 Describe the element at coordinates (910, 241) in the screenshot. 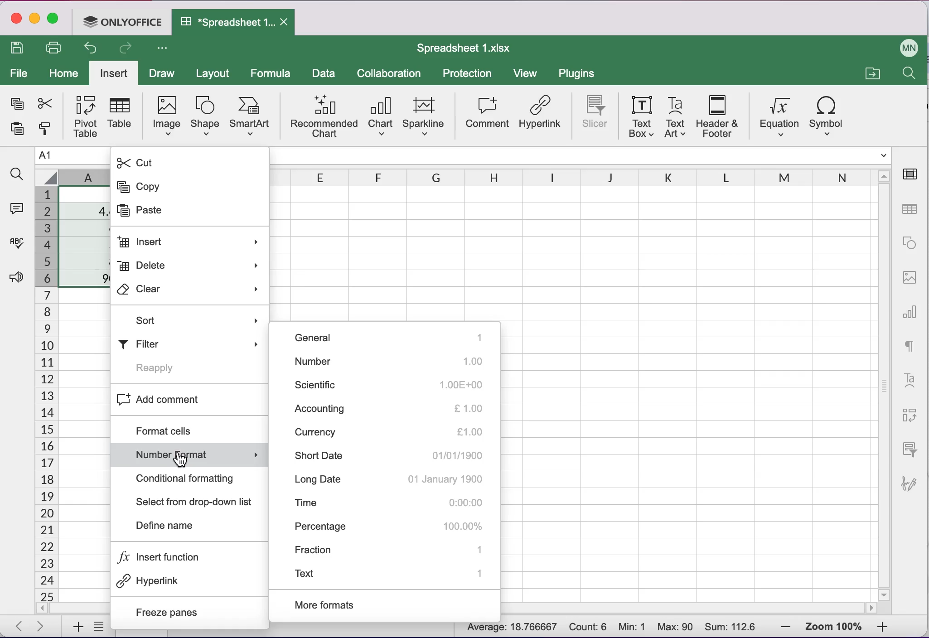

I see `shape` at that location.